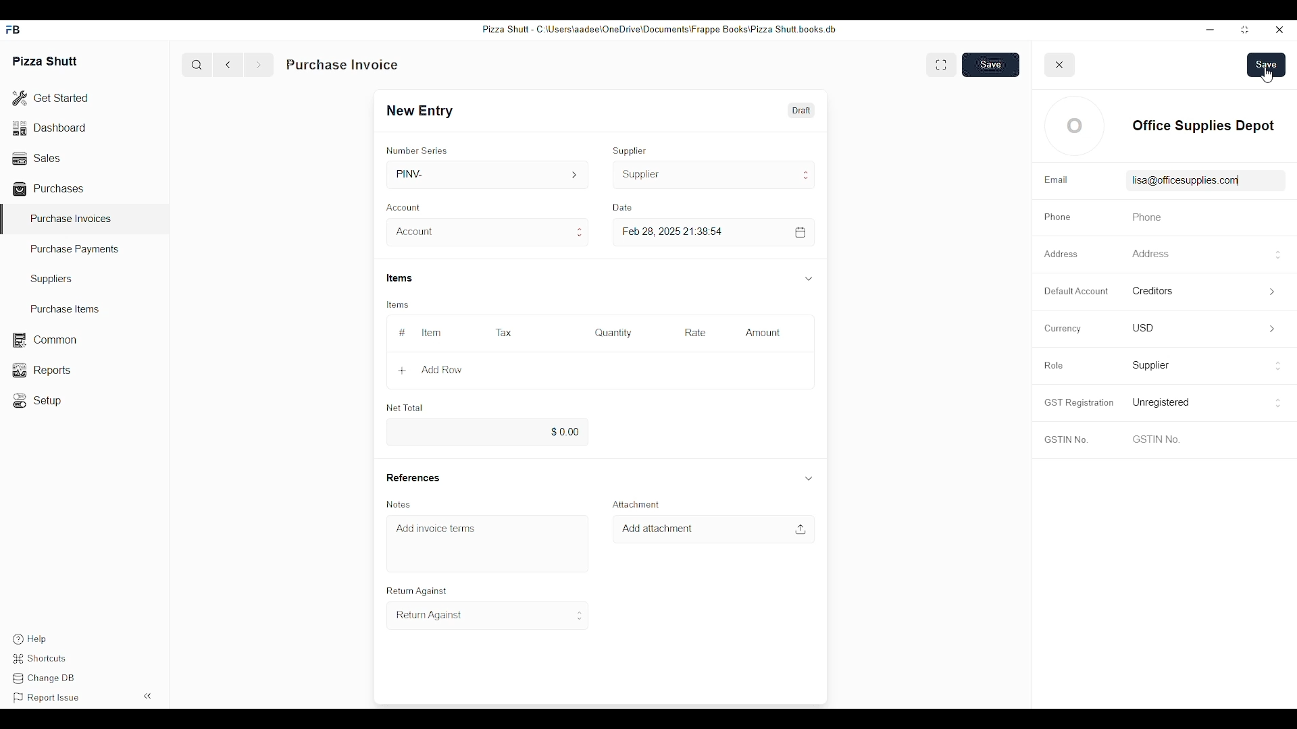 The height and width of the screenshot is (729, 1297). What do you see at coordinates (342, 65) in the screenshot?
I see `Purchase Invoice` at bounding box center [342, 65].